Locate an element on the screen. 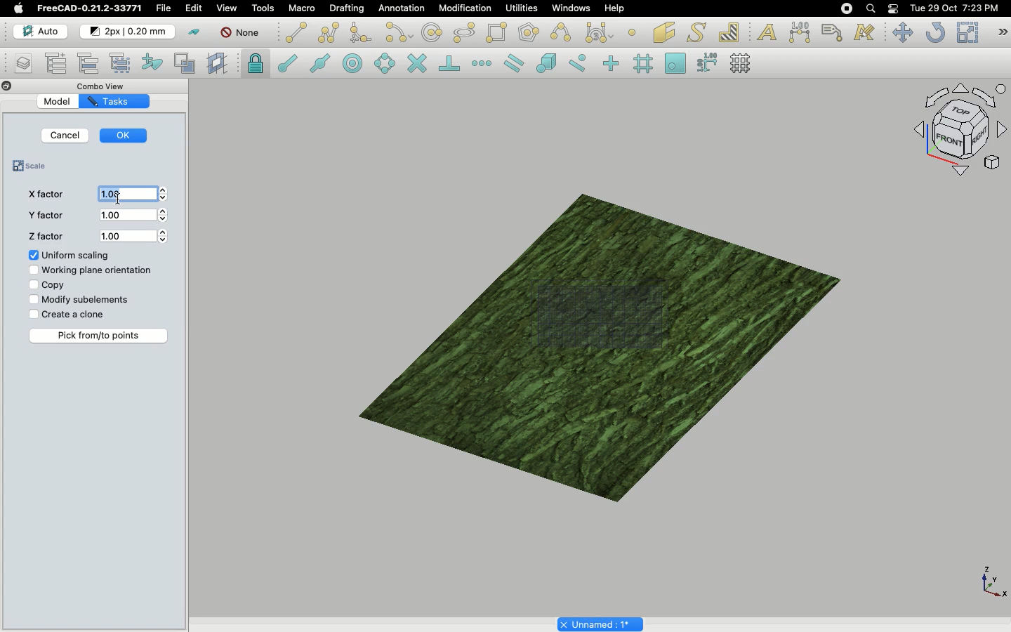 This screenshot has height=632, width=1011. Snap special is located at coordinates (544, 62).